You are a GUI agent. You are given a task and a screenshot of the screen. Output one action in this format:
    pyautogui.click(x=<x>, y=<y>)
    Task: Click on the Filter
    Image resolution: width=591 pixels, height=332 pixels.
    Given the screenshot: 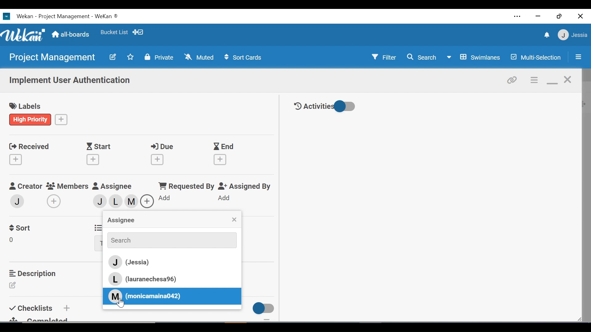 What is the action you would take?
    pyautogui.click(x=384, y=57)
    